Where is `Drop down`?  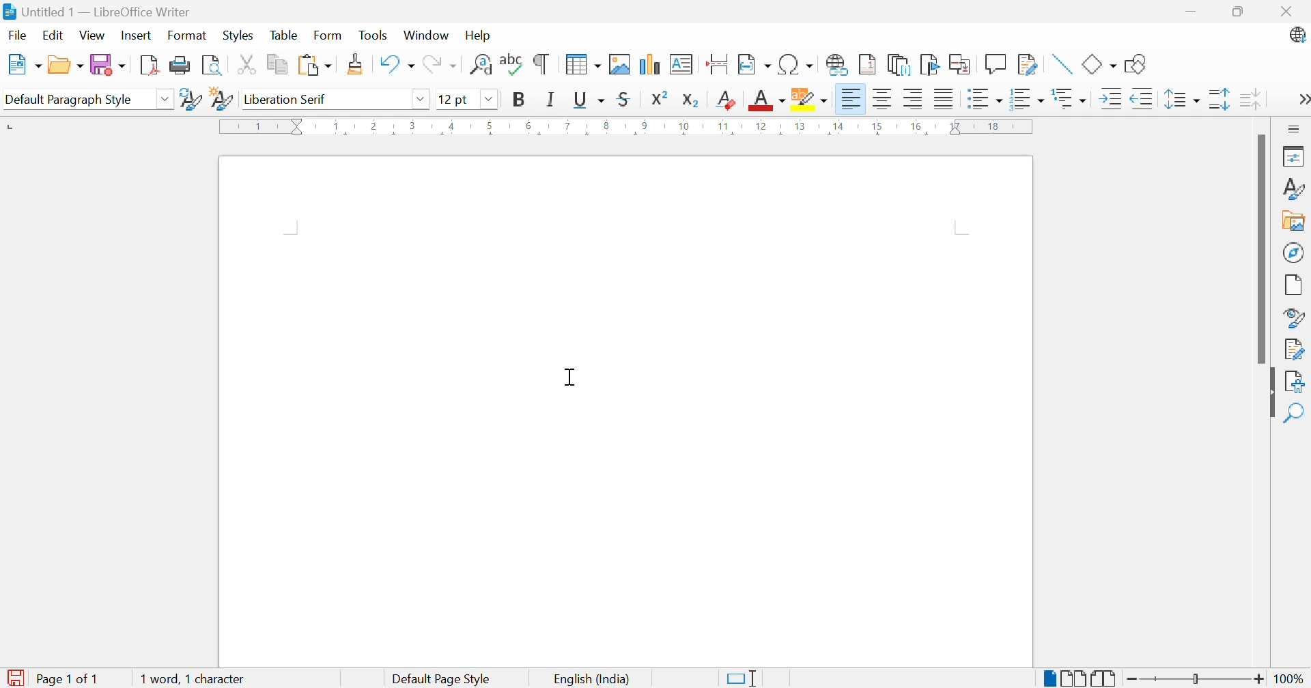
Drop down is located at coordinates (491, 100).